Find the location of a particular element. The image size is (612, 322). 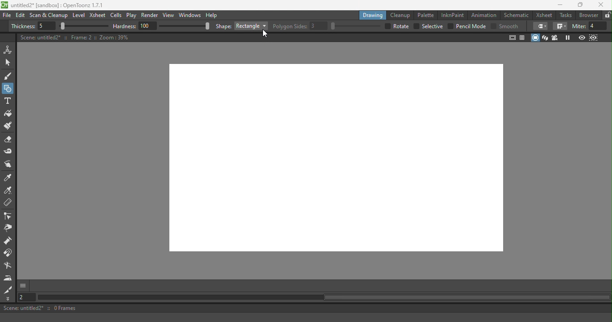

Shape is located at coordinates (242, 25).